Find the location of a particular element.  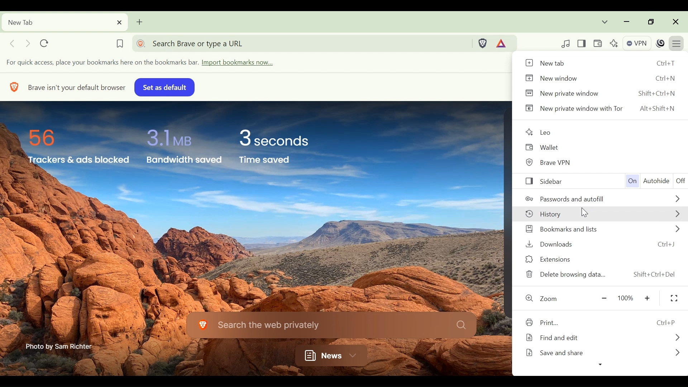

Search tabs is located at coordinates (606, 21).